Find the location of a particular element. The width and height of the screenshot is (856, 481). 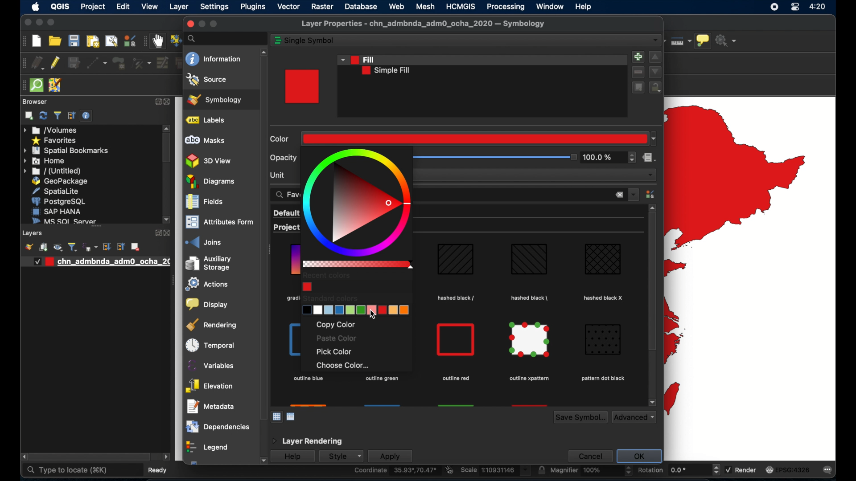

digitizing toolbar is located at coordinates (22, 64).